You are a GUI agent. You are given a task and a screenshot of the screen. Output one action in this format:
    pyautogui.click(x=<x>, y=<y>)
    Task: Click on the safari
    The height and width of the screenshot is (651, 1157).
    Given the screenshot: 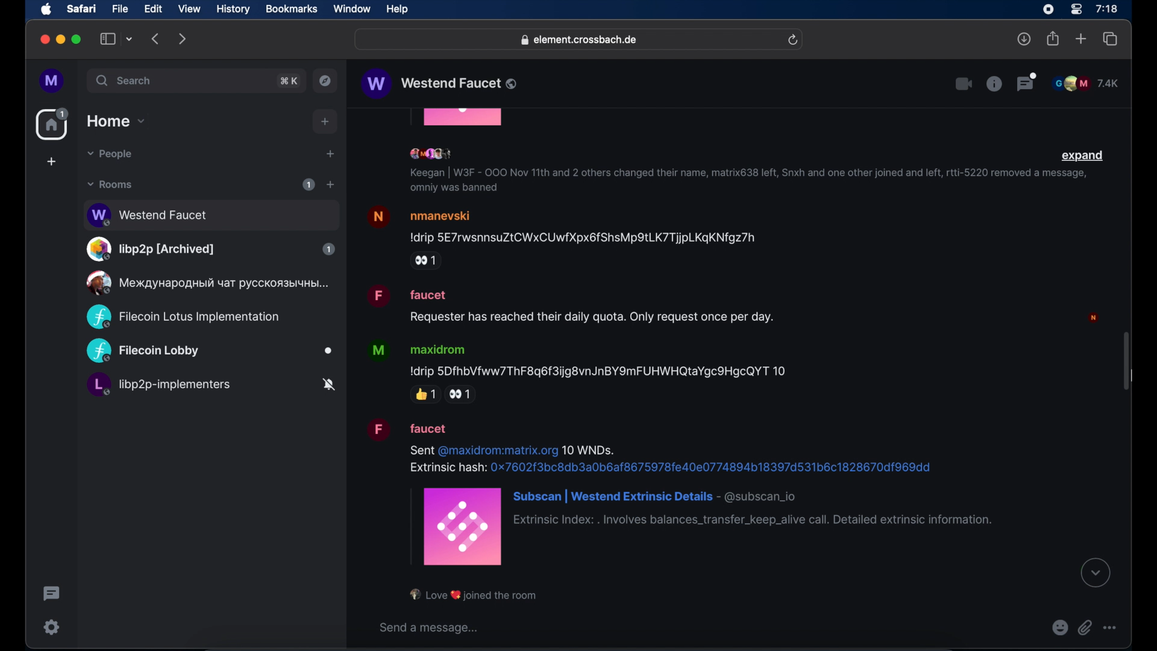 What is the action you would take?
    pyautogui.click(x=81, y=8)
    